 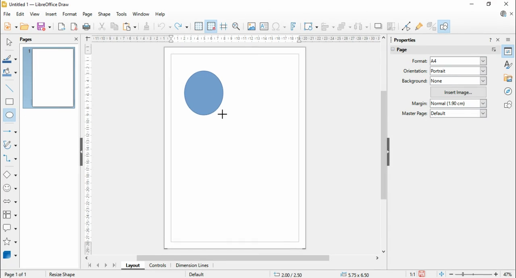 I want to click on fir page to current window, so click(x=441, y=274).